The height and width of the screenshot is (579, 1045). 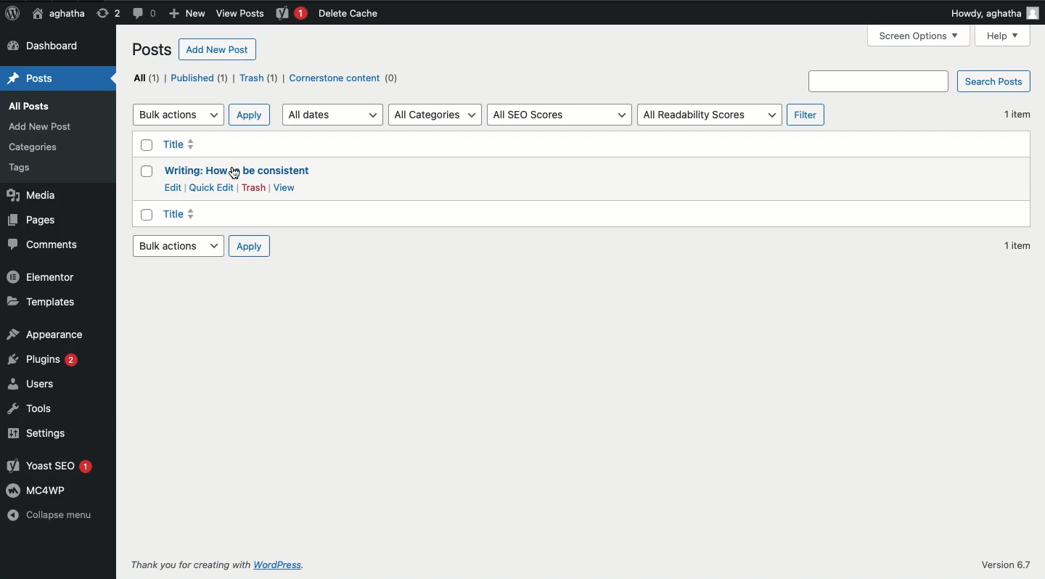 I want to click on Apply, so click(x=250, y=114).